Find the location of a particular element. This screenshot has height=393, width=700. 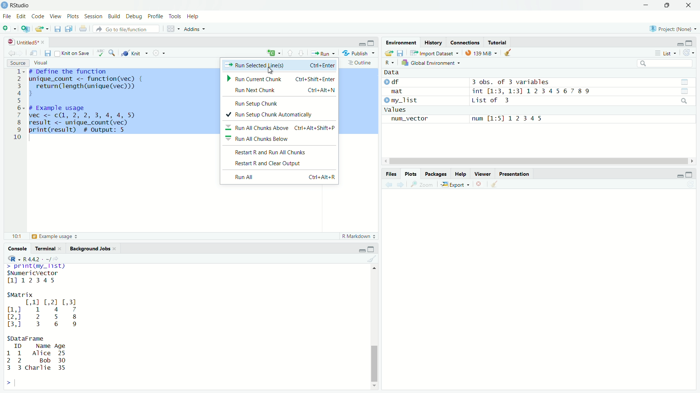

save is located at coordinates (47, 53).